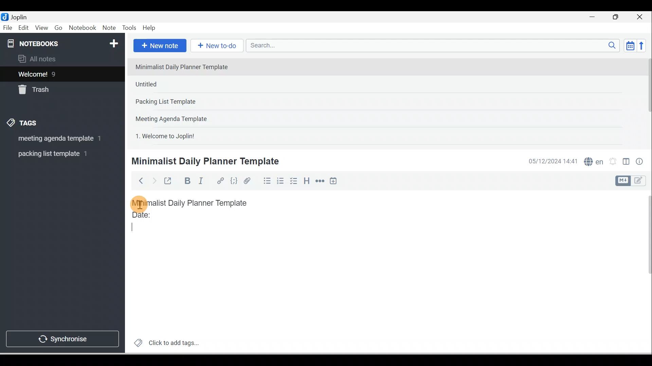 This screenshot has height=366, width=652. Describe the element at coordinates (21, 16) in the screenshot. I see `Joplin` at that location.